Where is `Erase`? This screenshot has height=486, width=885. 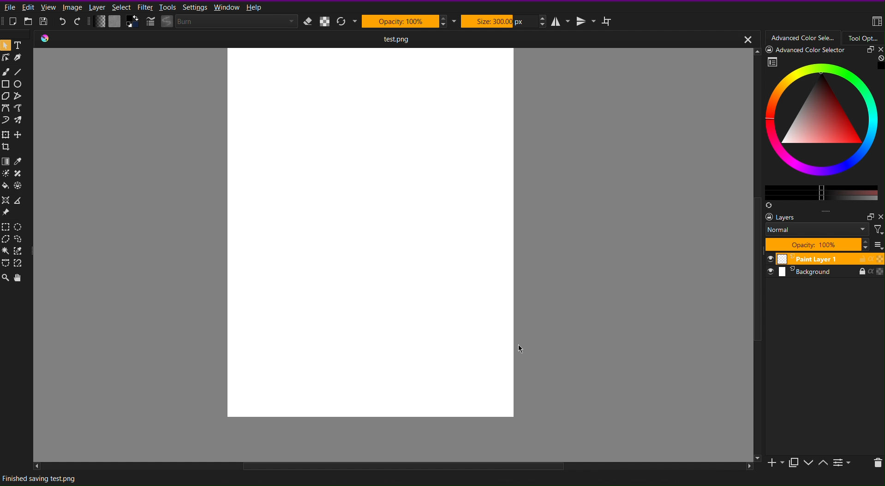 Erase is located at coordinates (308, 22).